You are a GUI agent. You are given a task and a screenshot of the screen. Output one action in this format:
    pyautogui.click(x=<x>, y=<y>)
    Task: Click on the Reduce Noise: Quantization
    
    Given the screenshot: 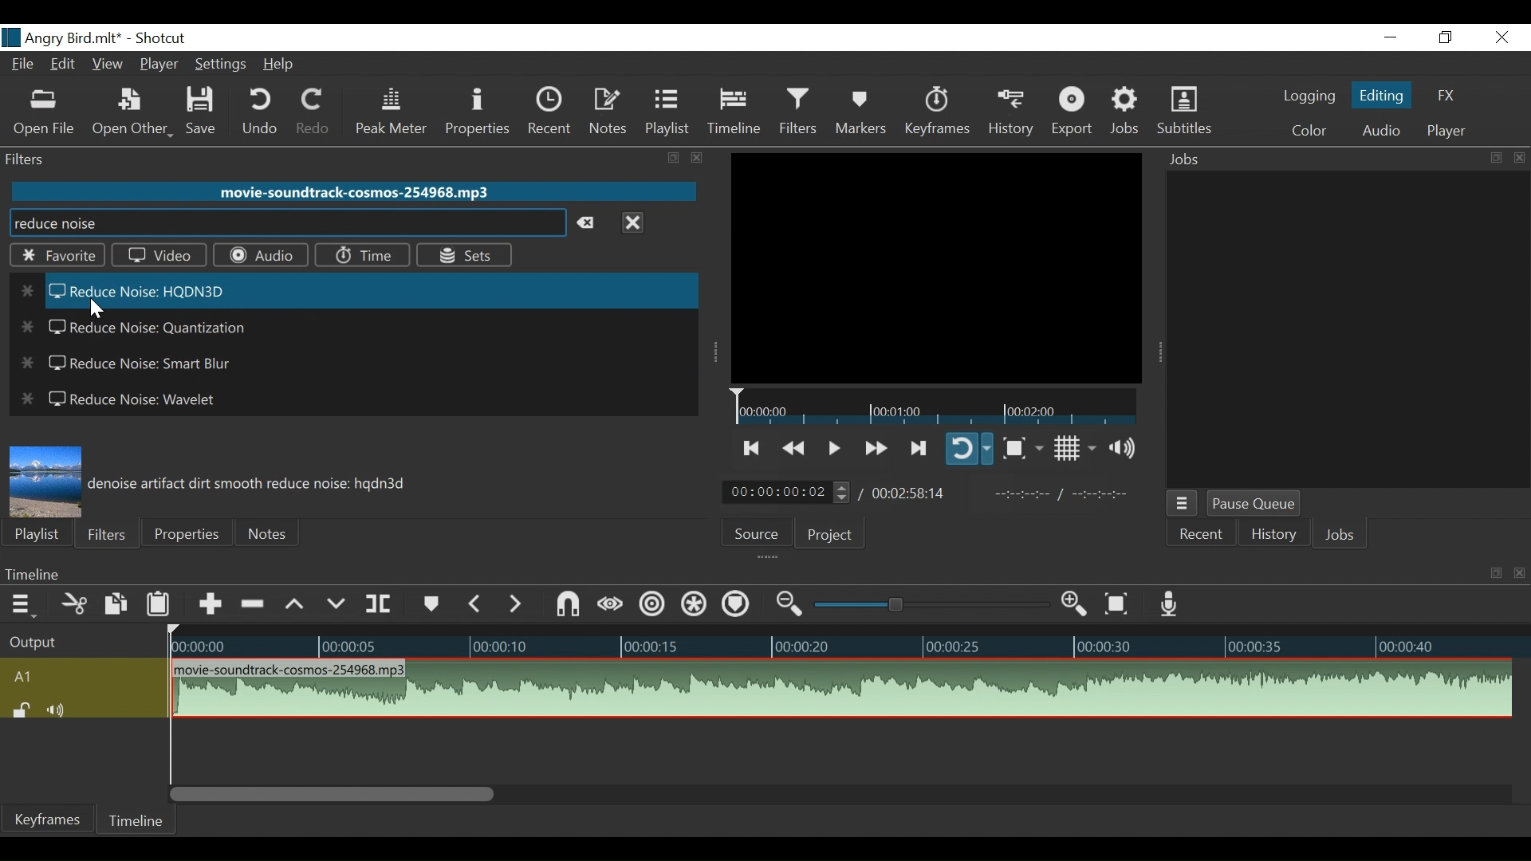 What is the action you would take?
    pyautogui.click(x=137, y=328)
    